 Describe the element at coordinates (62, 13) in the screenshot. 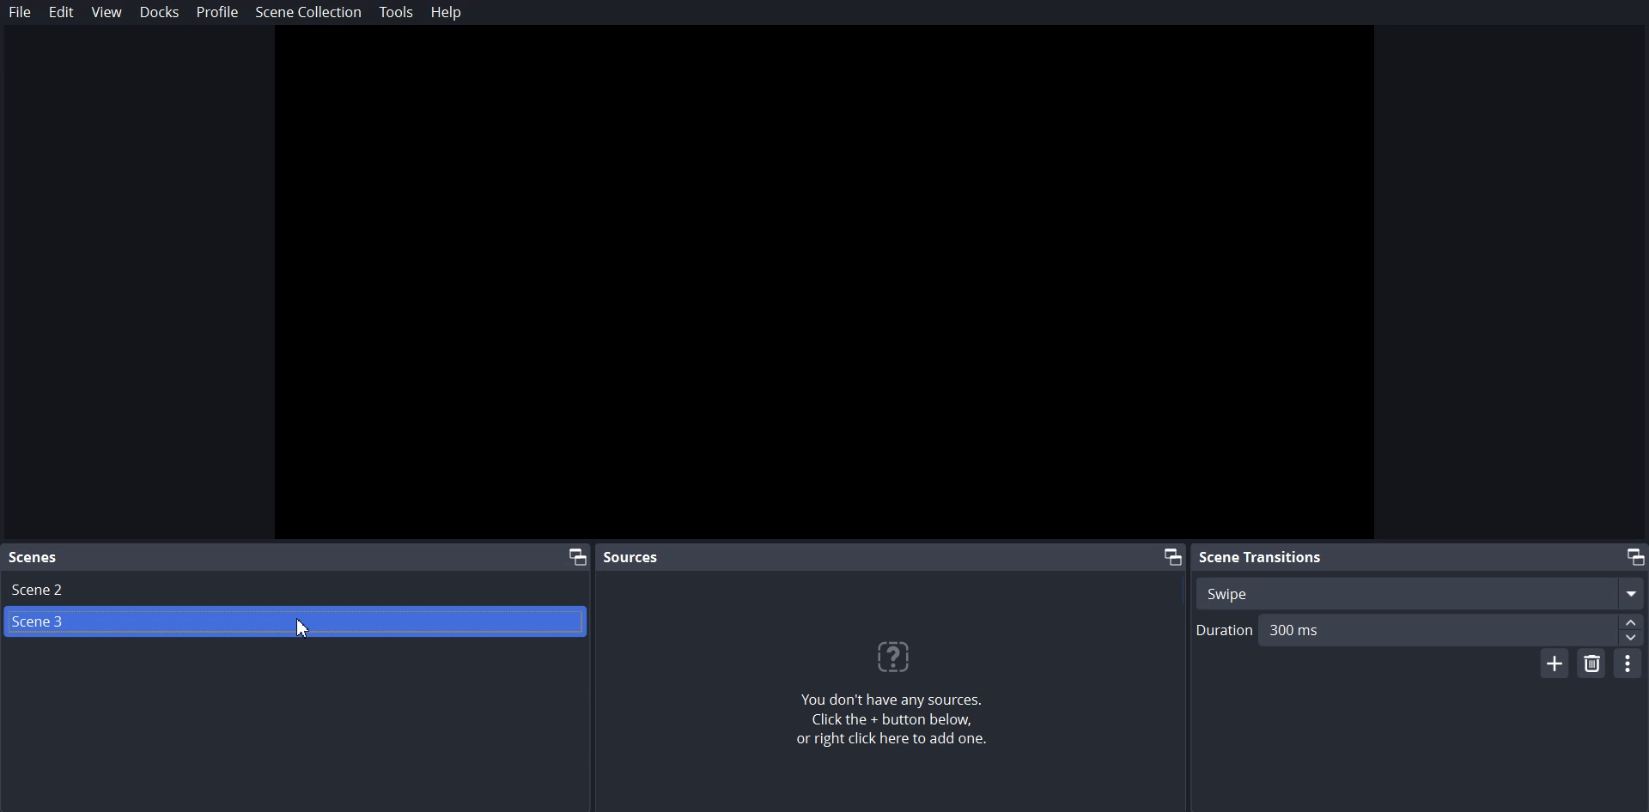

I see `Edit` at that location.